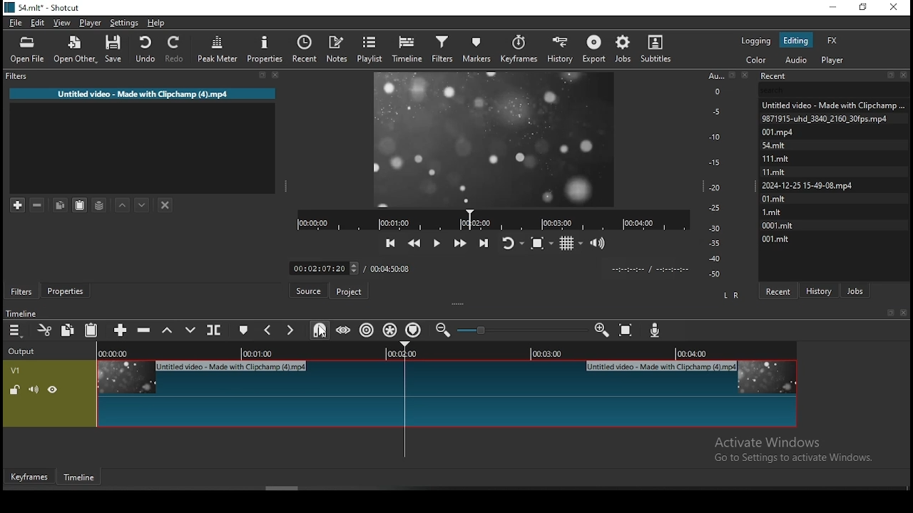  I want to click on redo, so click(178, 50).